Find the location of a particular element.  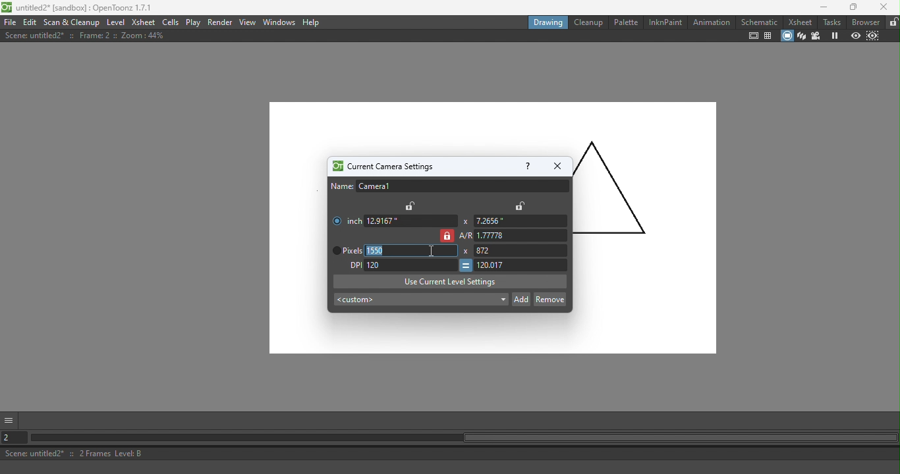

Enter pixel is located at coordinates (410, 264).